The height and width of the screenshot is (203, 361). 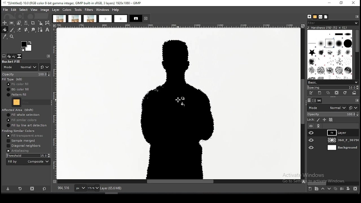 I want to click on brushes, so click(x=330, y=54).